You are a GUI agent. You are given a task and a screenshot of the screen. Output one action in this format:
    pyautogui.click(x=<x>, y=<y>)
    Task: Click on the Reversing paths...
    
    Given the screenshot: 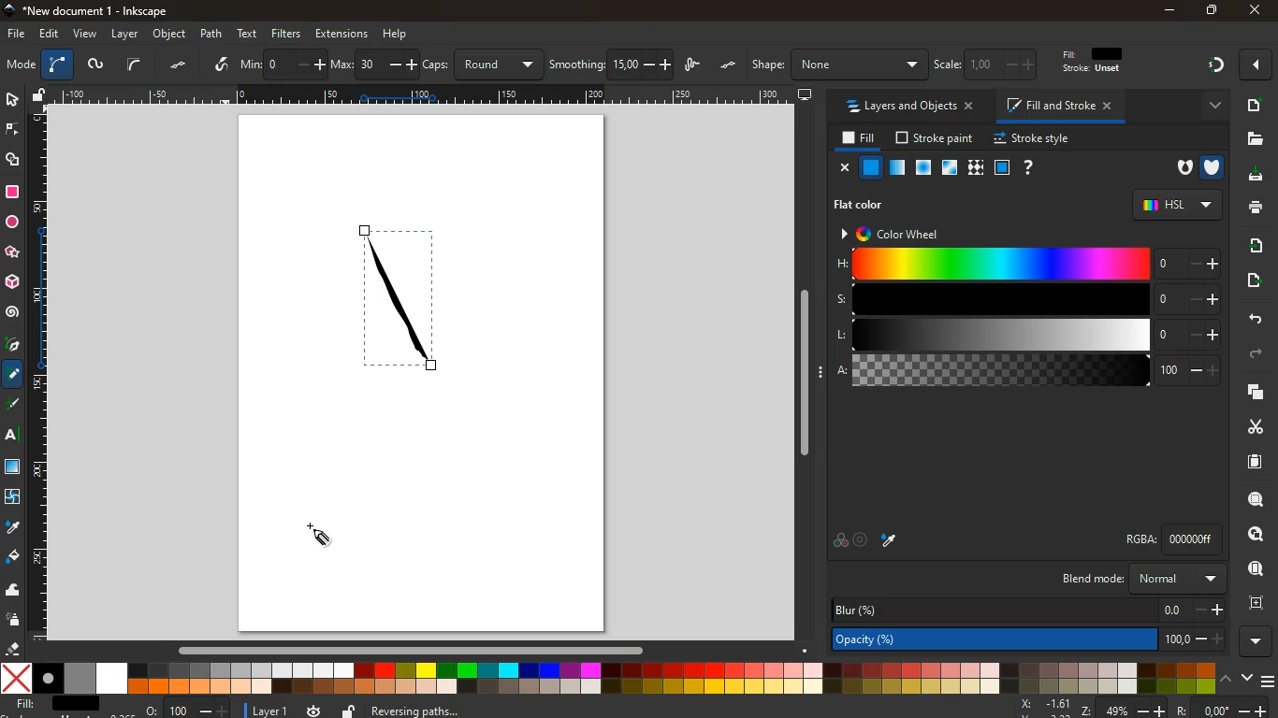 What is the action you would take?
    pyautogui.click(x=419, y=710)
    